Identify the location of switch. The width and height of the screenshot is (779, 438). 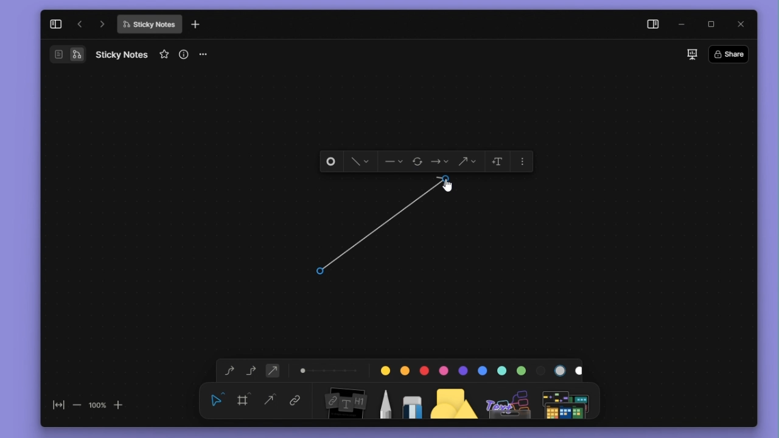
(67, 54).